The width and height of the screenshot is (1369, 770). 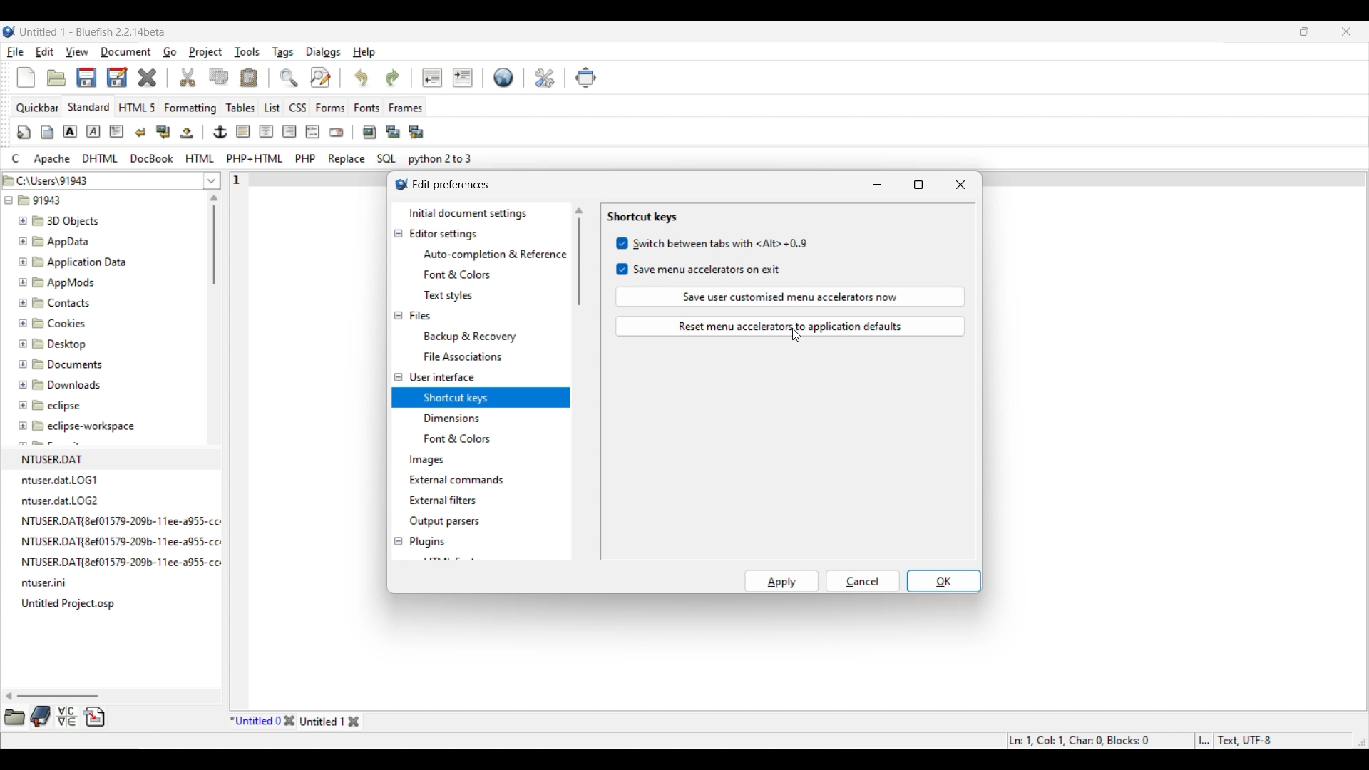 I want to click on Font & Colors, so click(x=463, y=439).